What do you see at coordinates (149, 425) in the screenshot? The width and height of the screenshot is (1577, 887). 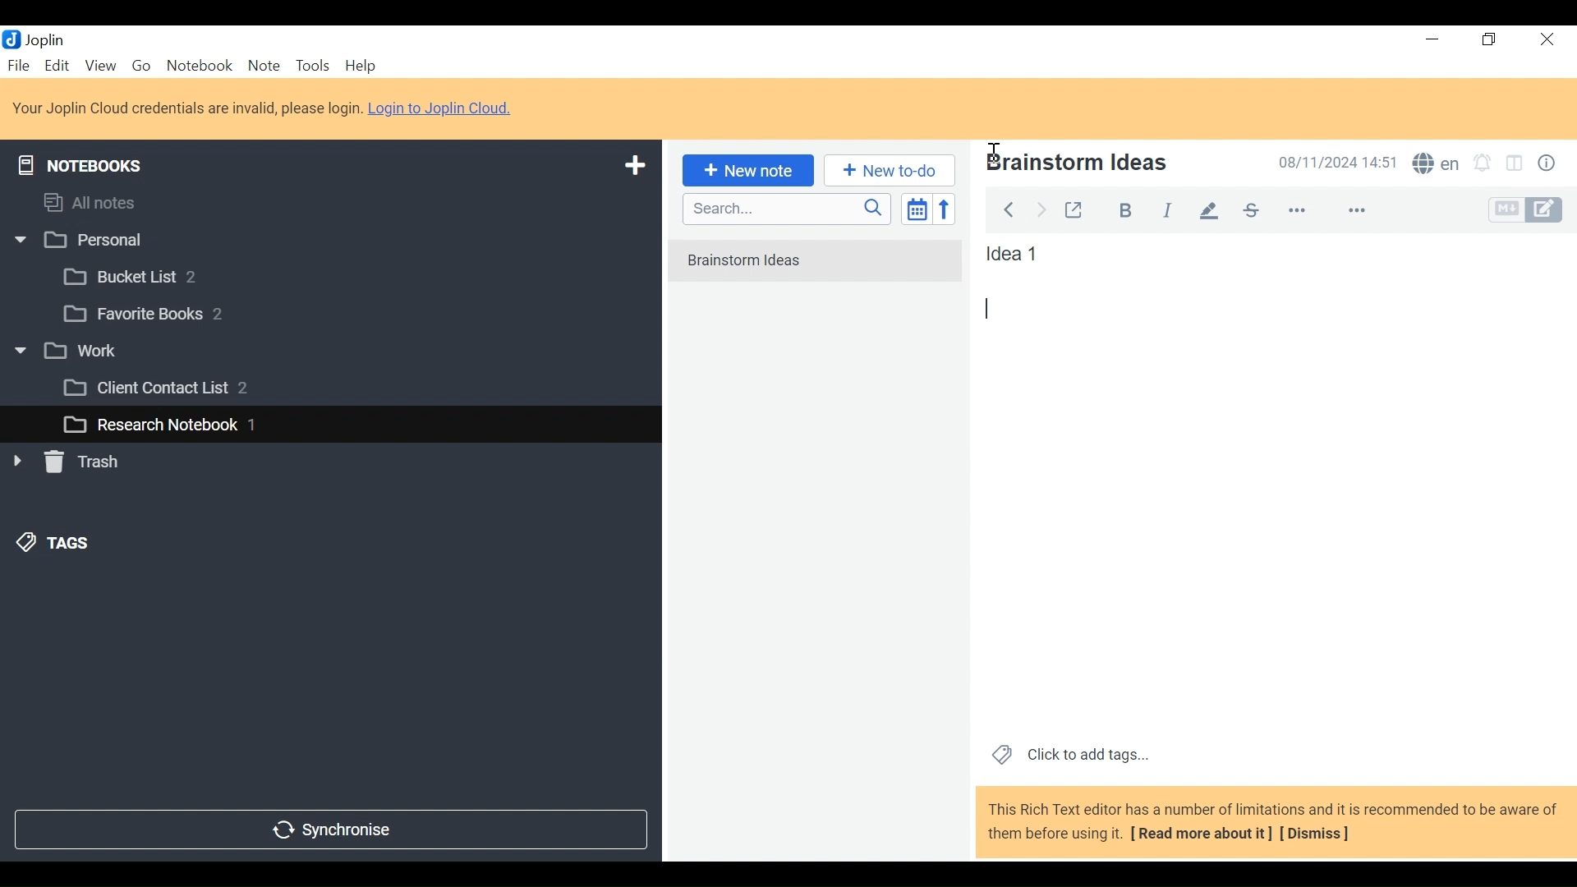 I see `L_] Research Notebook` at bounding box center [149, 425].